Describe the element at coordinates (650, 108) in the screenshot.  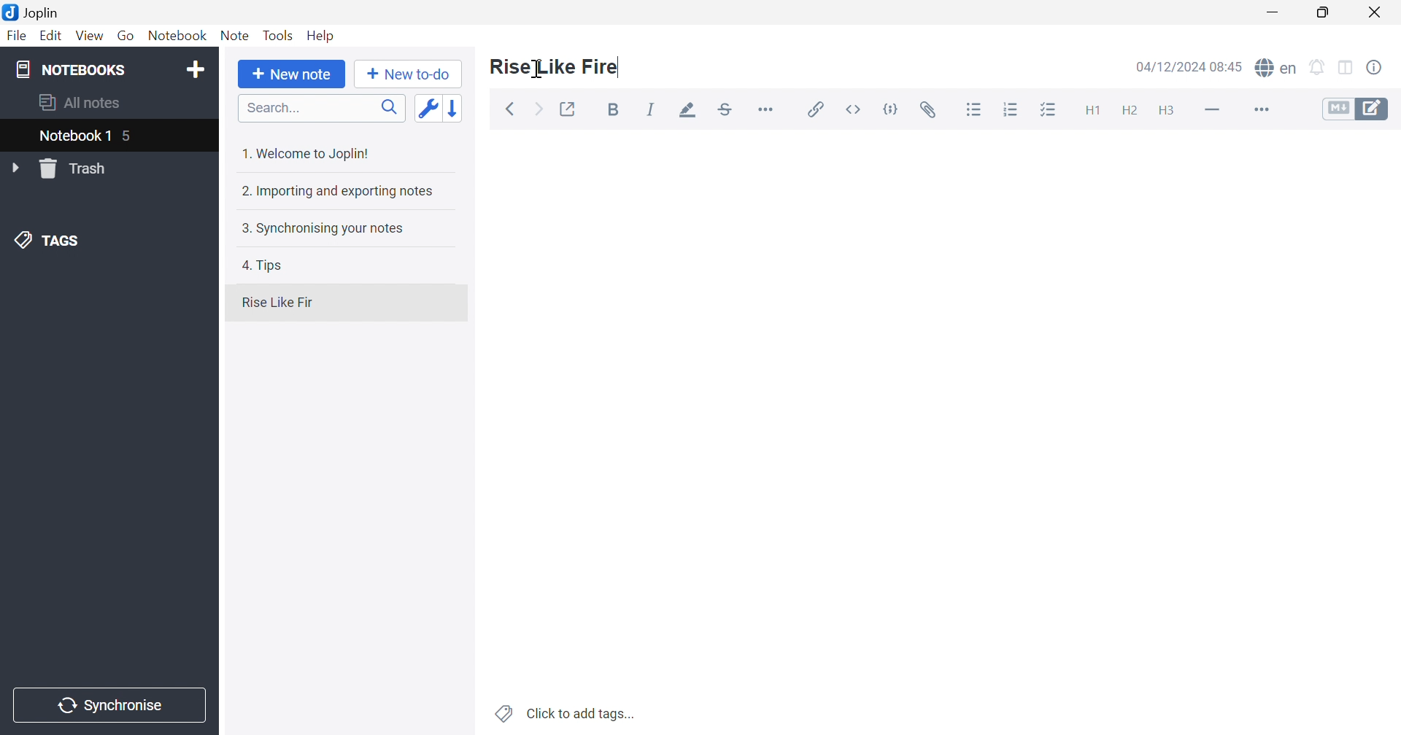
I see `Italic` at that location.